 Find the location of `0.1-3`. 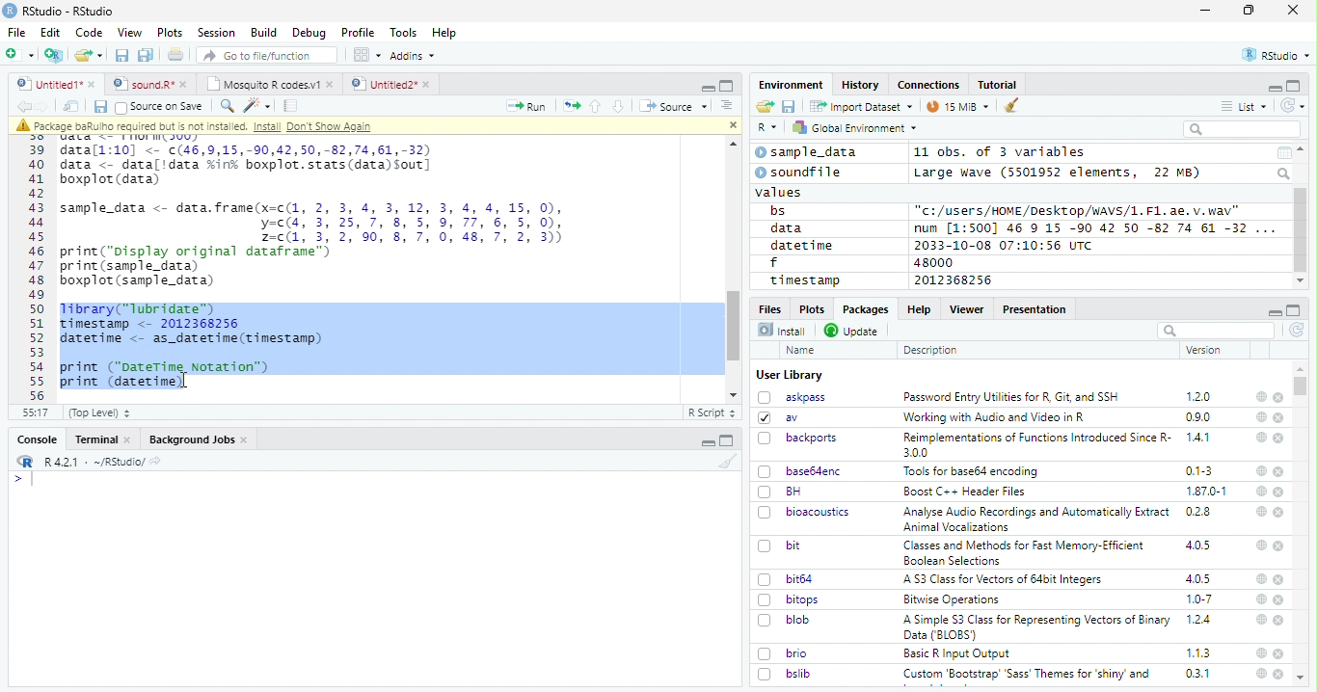

0.1-3 is located at coordinates (1202, 470).